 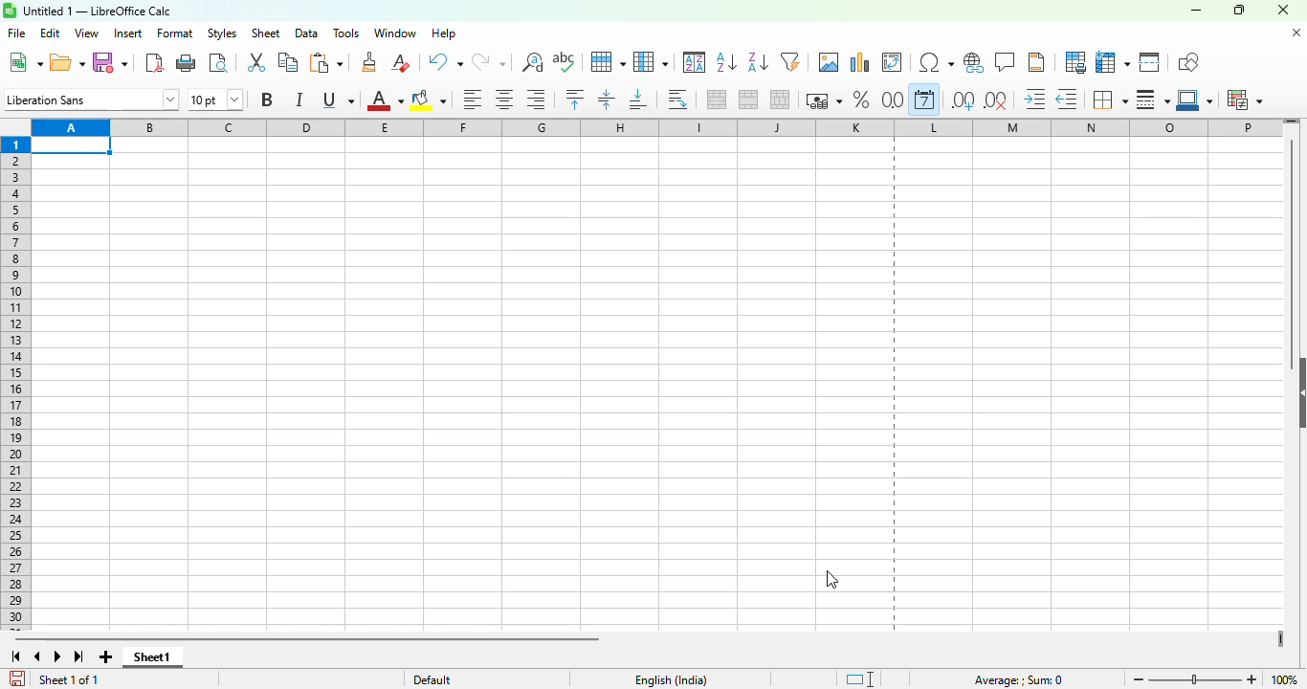 I want to click on logo, so click(x=10, y=11).